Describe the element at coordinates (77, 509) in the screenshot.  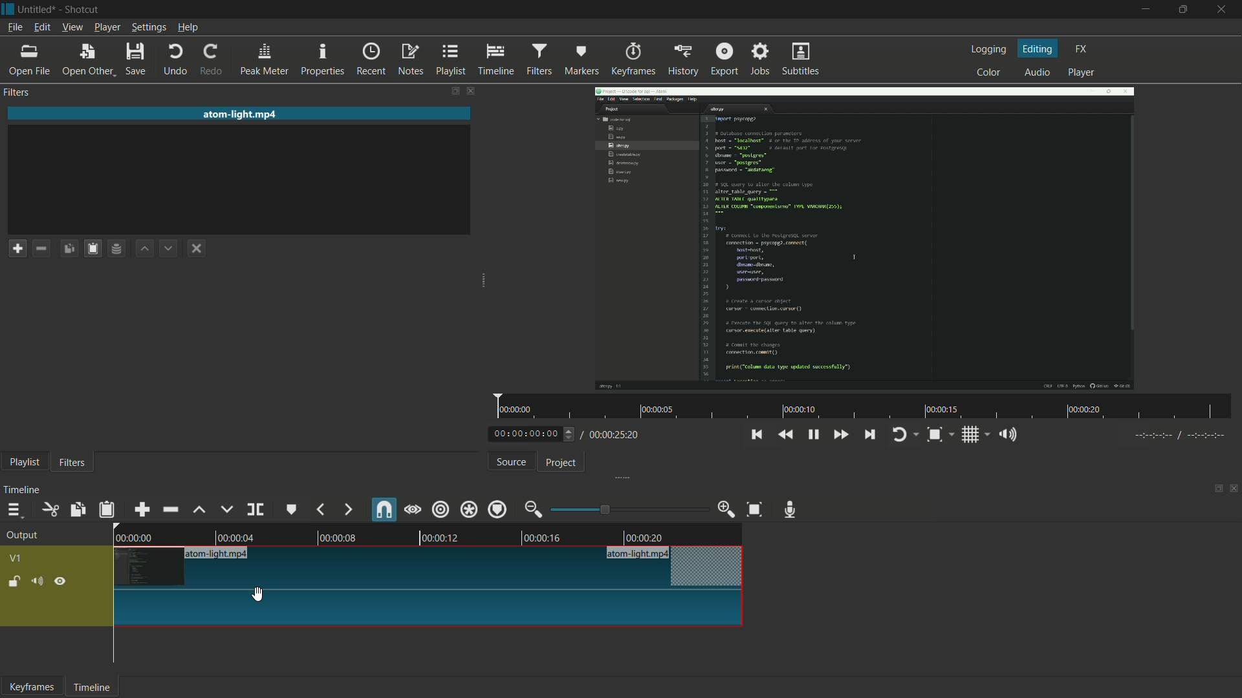
I see `copy` at that location.